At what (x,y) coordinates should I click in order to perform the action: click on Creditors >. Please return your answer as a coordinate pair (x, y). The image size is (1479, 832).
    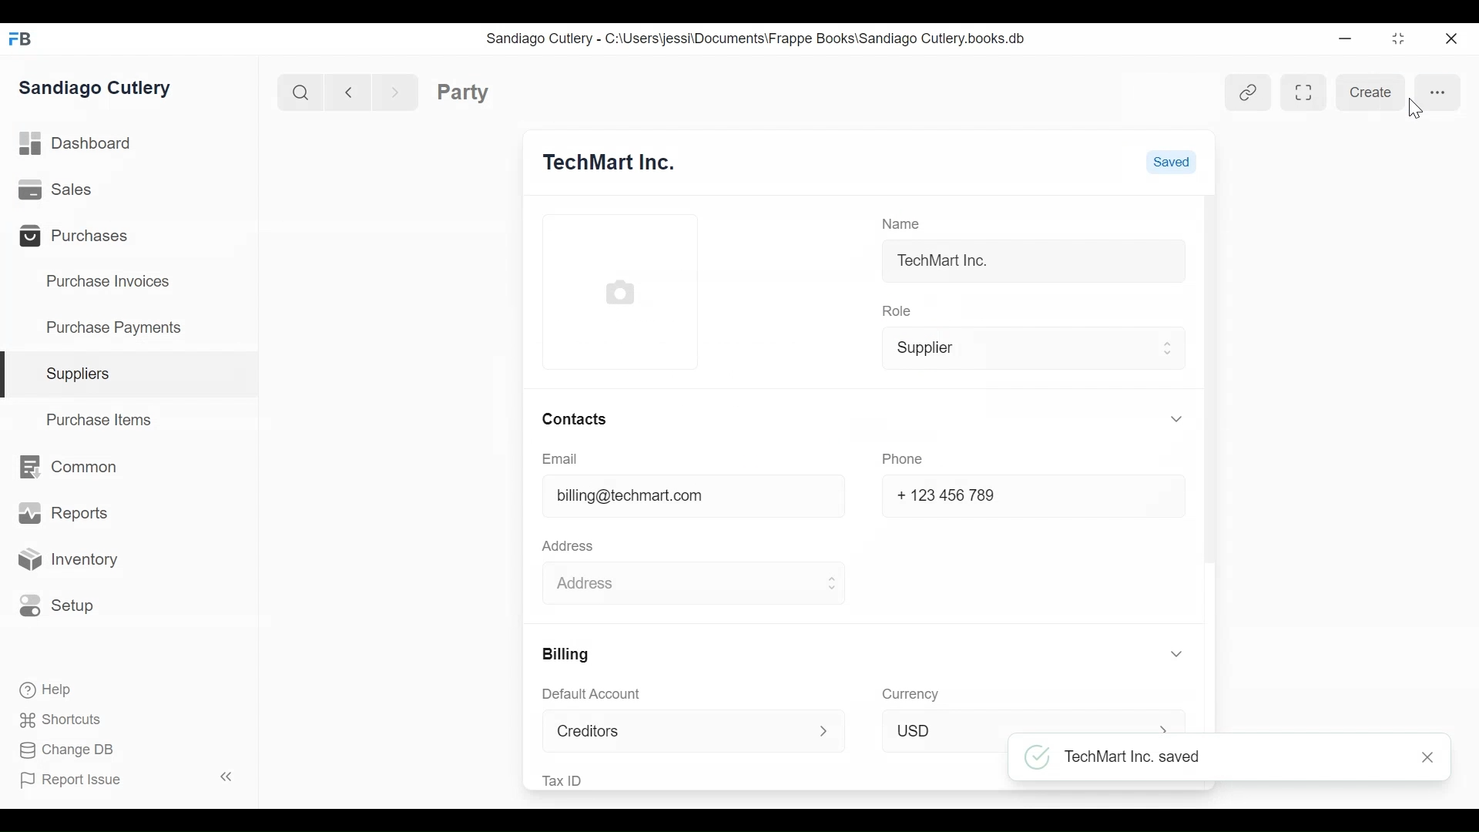
    Looking at the image, I should click on (689, 732).